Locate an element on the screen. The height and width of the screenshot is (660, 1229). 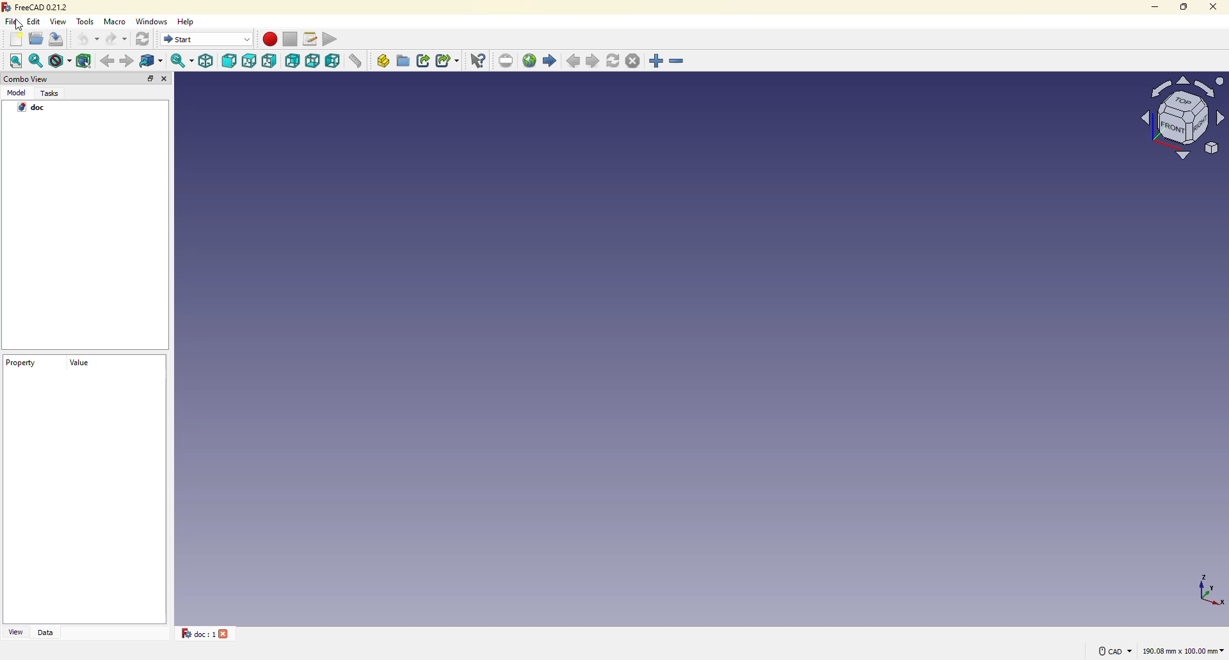
measure distance is located at coordinates (358, 62).